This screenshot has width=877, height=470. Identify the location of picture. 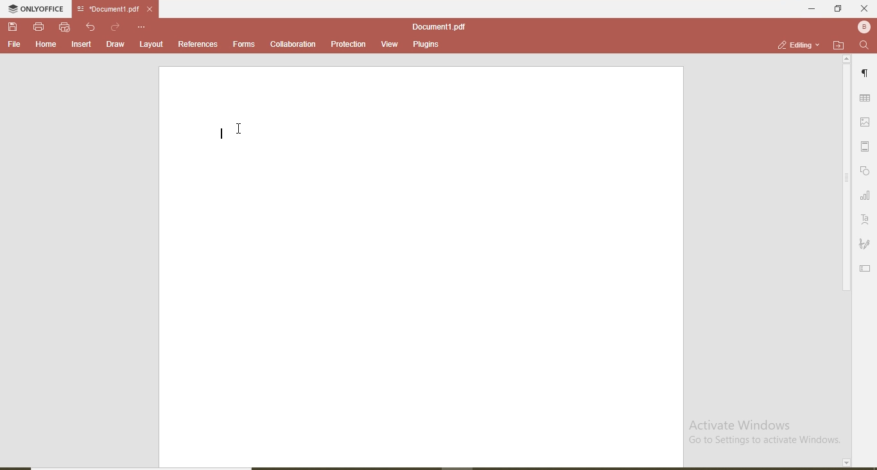
(867, 121).